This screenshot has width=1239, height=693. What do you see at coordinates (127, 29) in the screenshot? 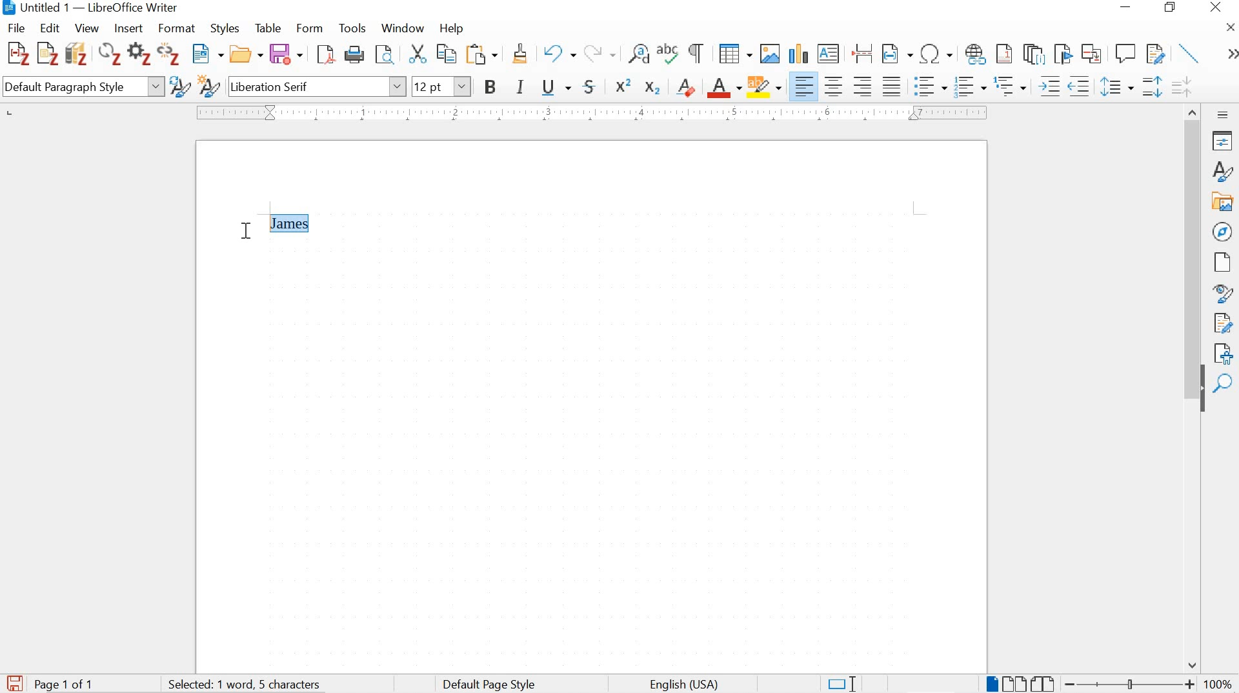
I see `insert` at bounding box center [127, 29].